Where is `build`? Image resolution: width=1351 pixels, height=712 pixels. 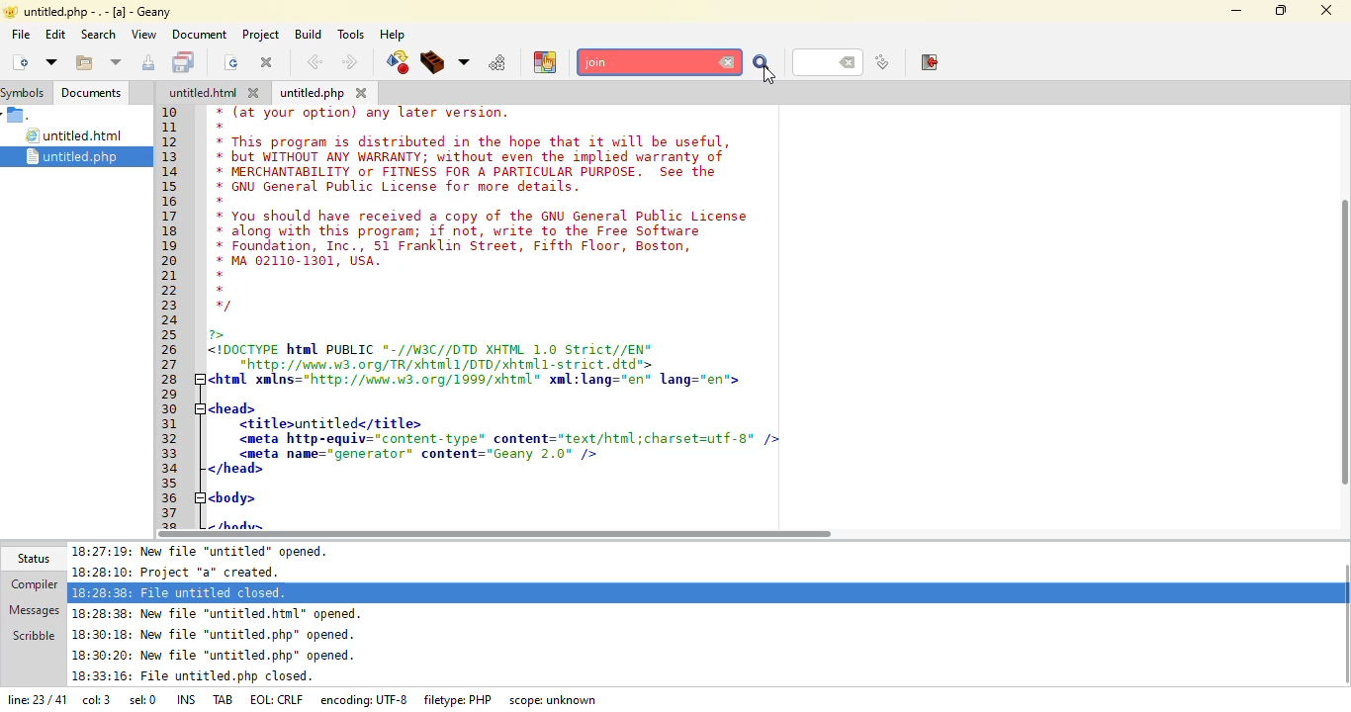 build is located at coordinates (306, 34).